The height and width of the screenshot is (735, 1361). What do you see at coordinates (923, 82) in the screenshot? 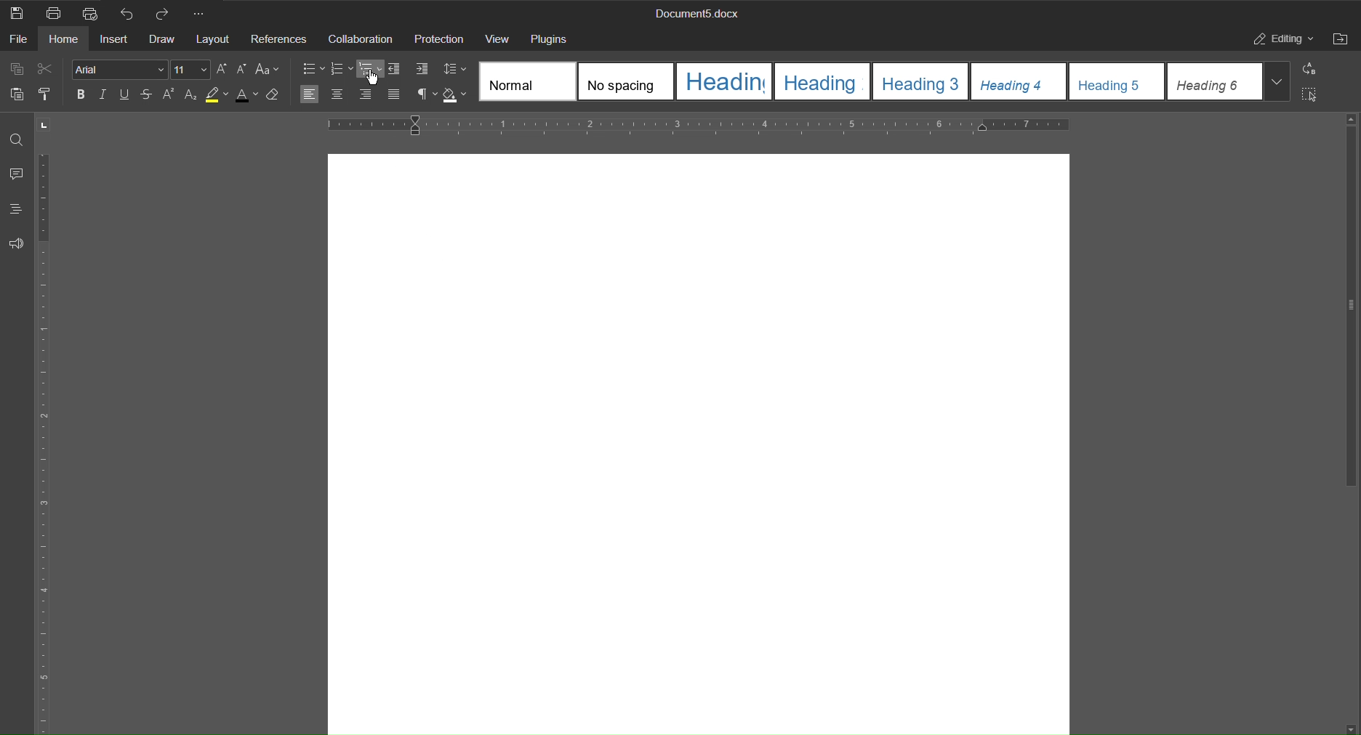
I see `Heading 3` at bounding box center [923, 82].